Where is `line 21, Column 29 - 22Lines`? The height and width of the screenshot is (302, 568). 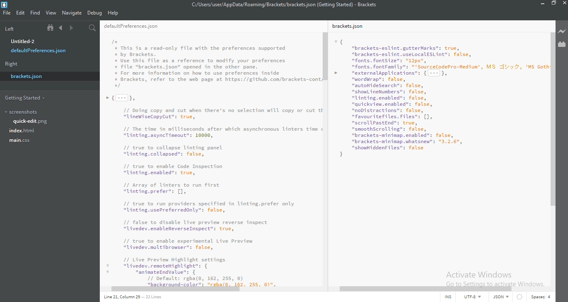 line 21, Column 29 - 22Lines is located at coordinates (135, 298).